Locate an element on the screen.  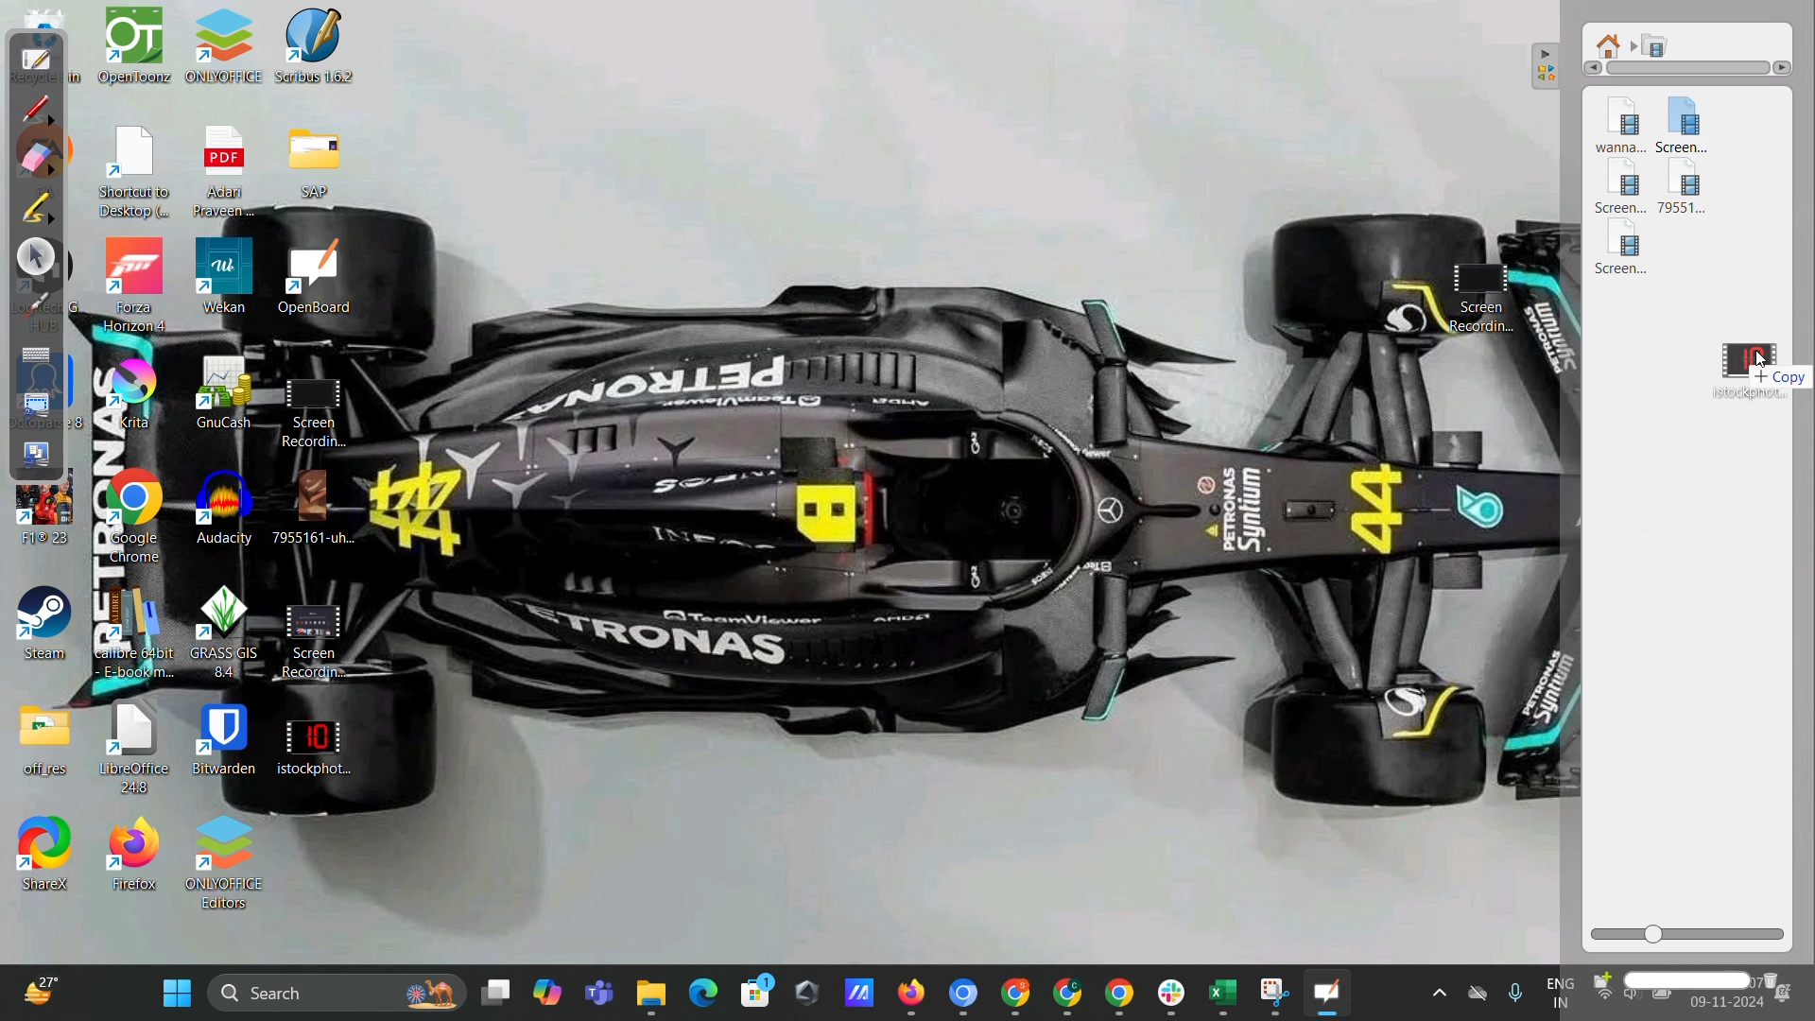
annotate document is located at coordinates (42, 107).